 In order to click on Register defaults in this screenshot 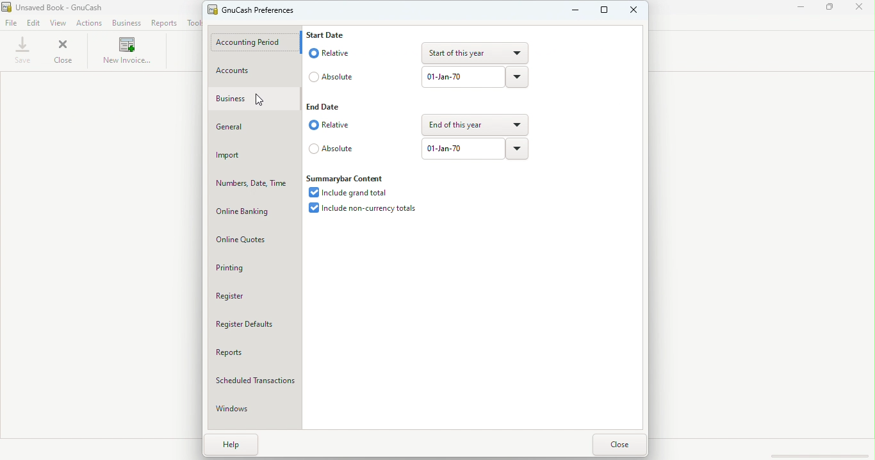, I will do `click(256, 325)`.